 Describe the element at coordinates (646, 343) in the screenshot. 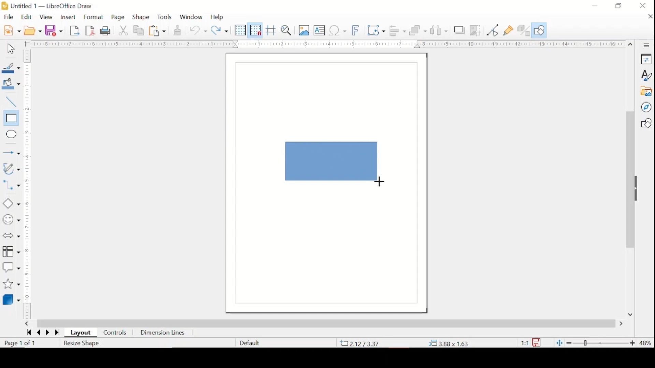

I see `zoom level` at that location.